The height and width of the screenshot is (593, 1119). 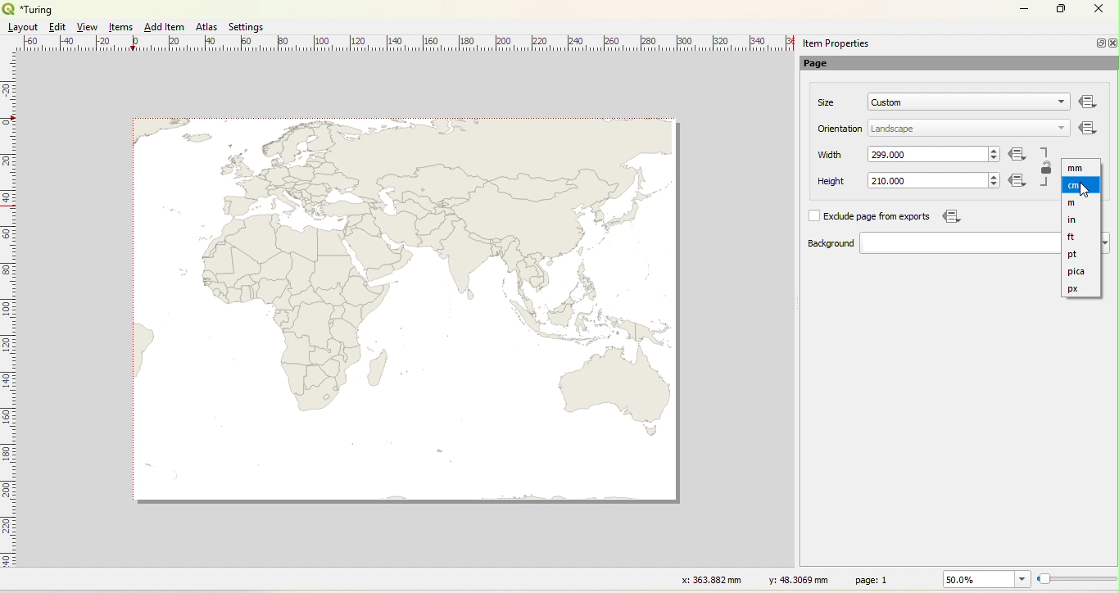 I want to click on dropdown, so click(x=1058, y=103).